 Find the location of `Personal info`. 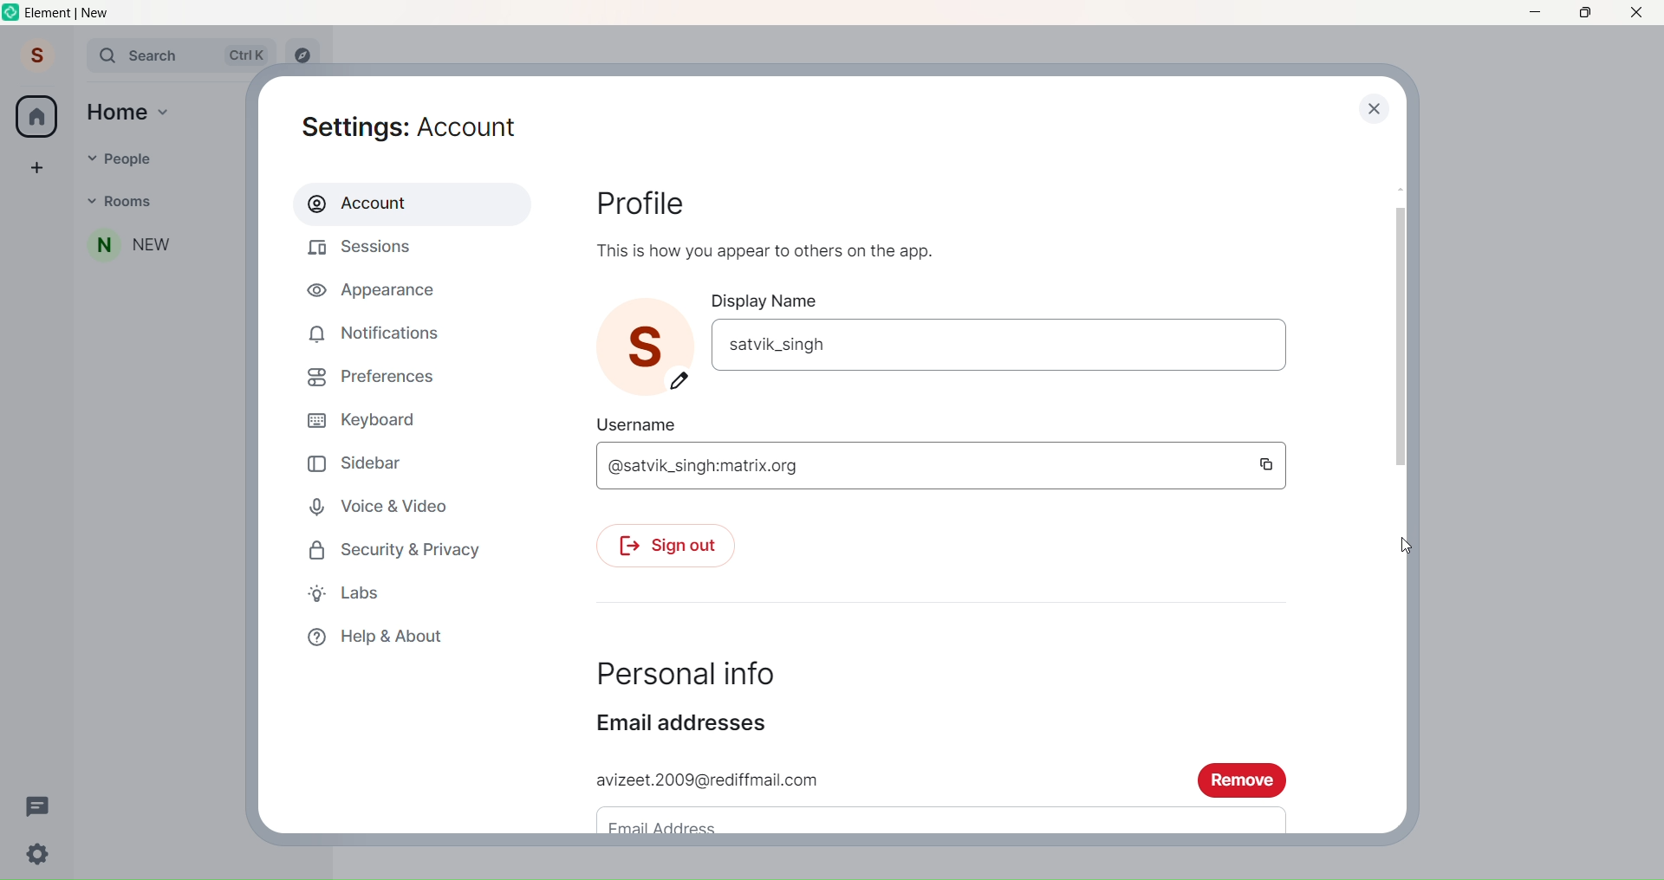

Personal info is located at coordinates (697, 670).